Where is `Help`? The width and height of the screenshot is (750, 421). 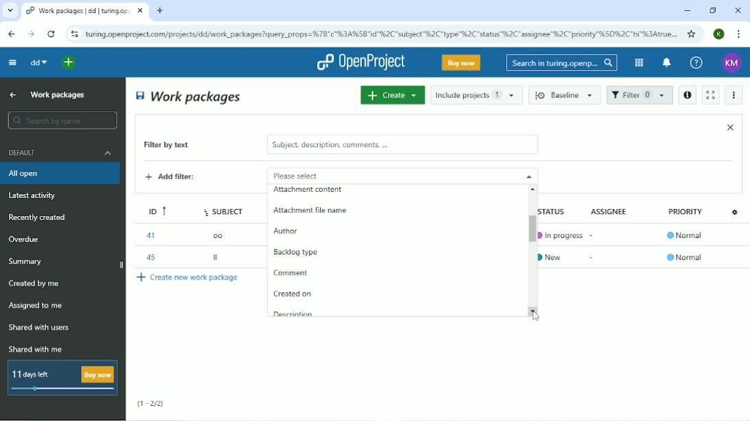 Help is located at coordinates (696, 63).